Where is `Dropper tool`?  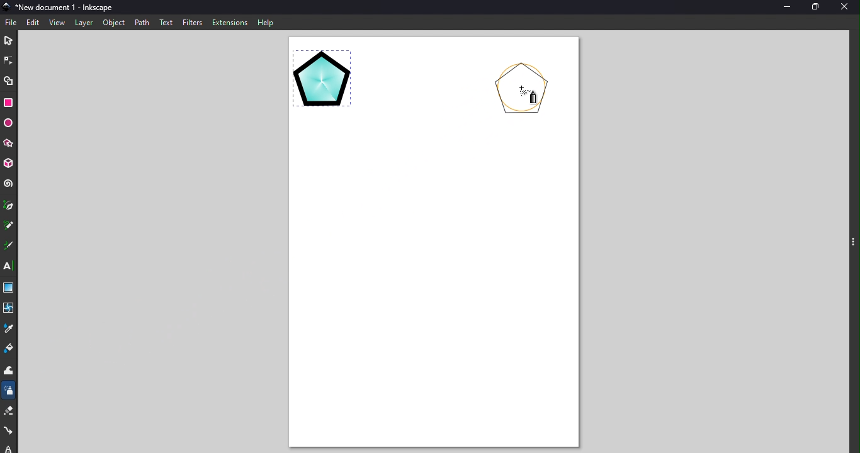 Dropper tool is located at coordinates (11, 328).